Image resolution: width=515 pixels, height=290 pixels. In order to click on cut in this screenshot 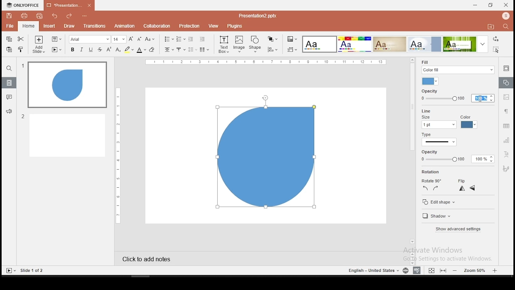, I will do `click(21, 39)`.